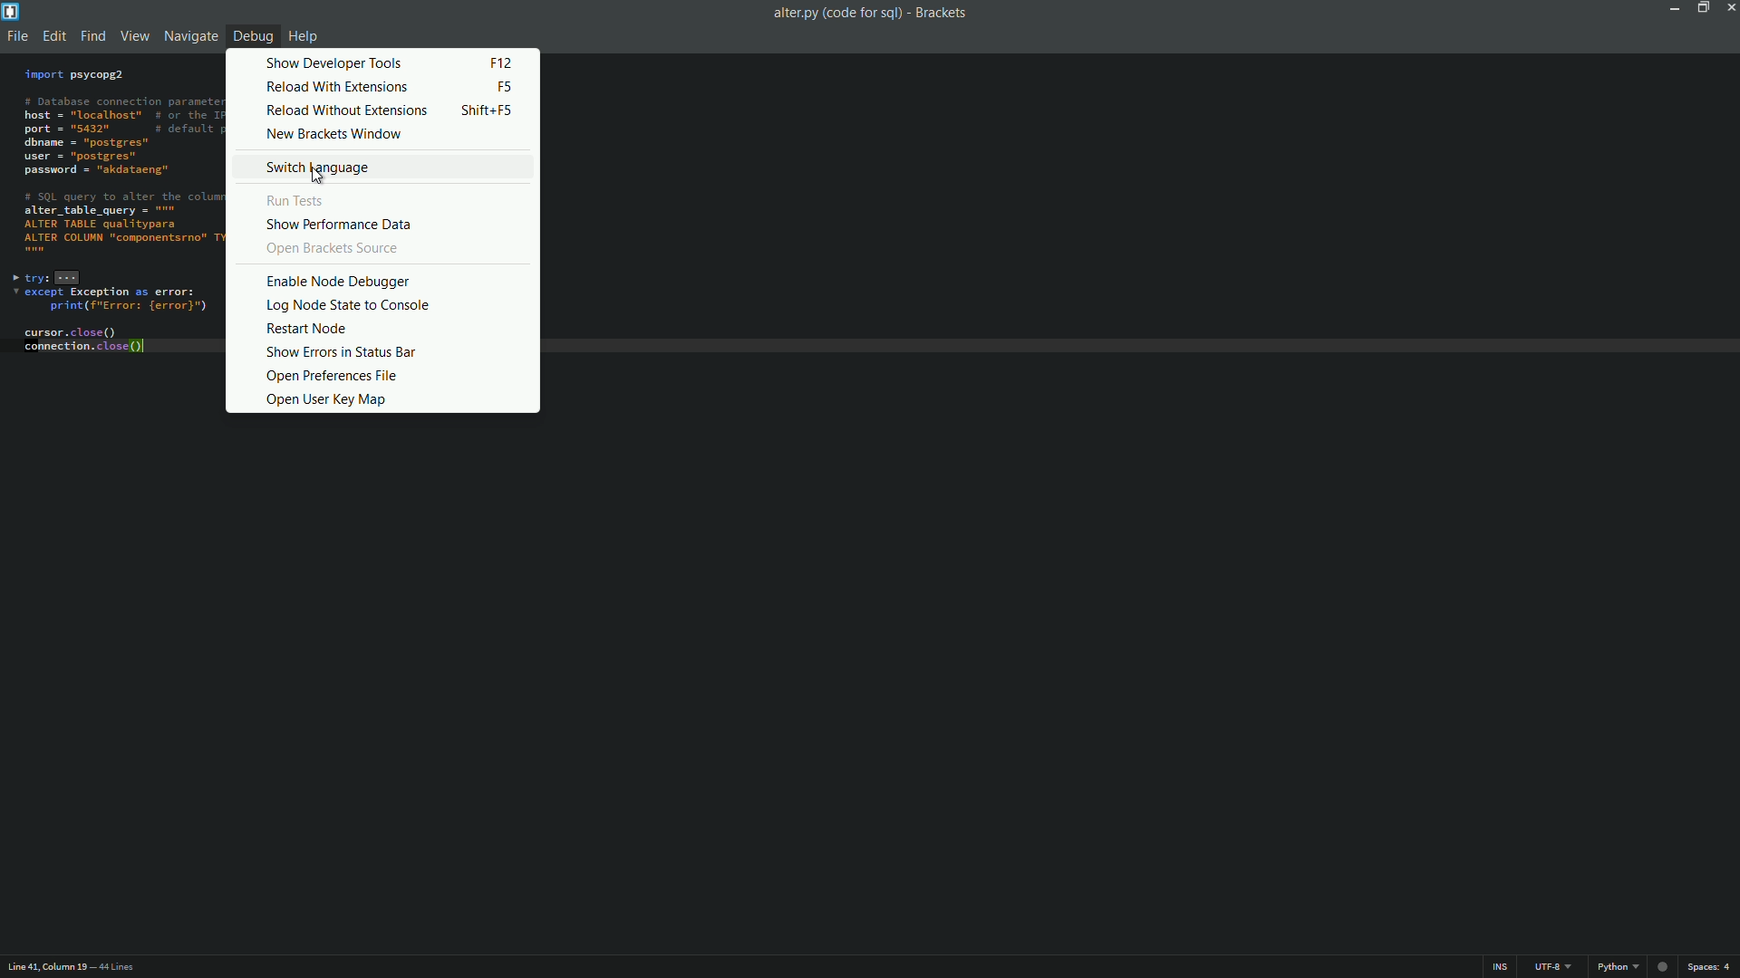 This screenshot has width=1740, height=978. I want to click on Show errors in status bar, so click(339, 351).